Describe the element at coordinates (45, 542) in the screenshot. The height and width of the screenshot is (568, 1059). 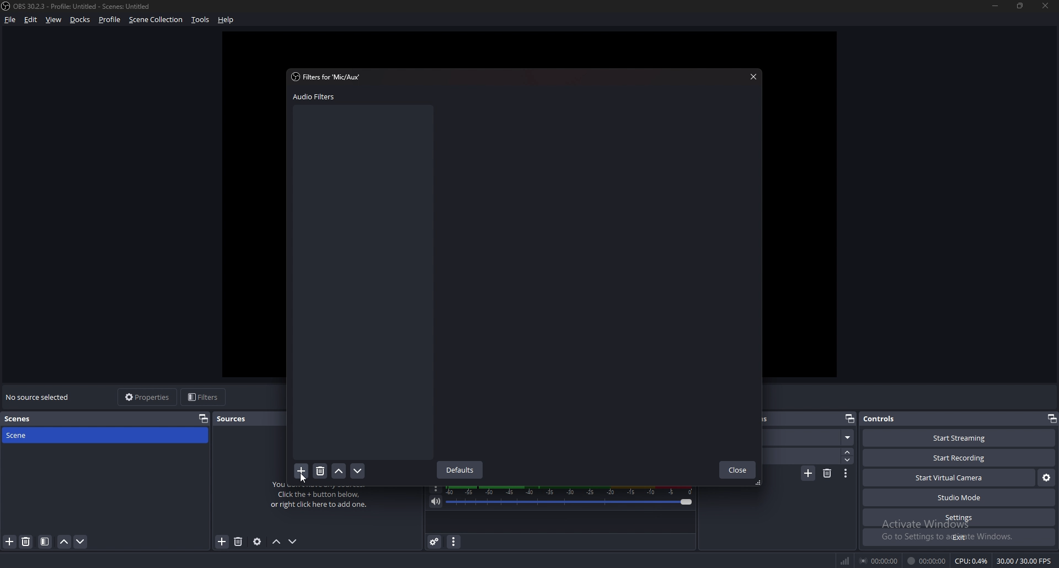
I see `filter` at that location.